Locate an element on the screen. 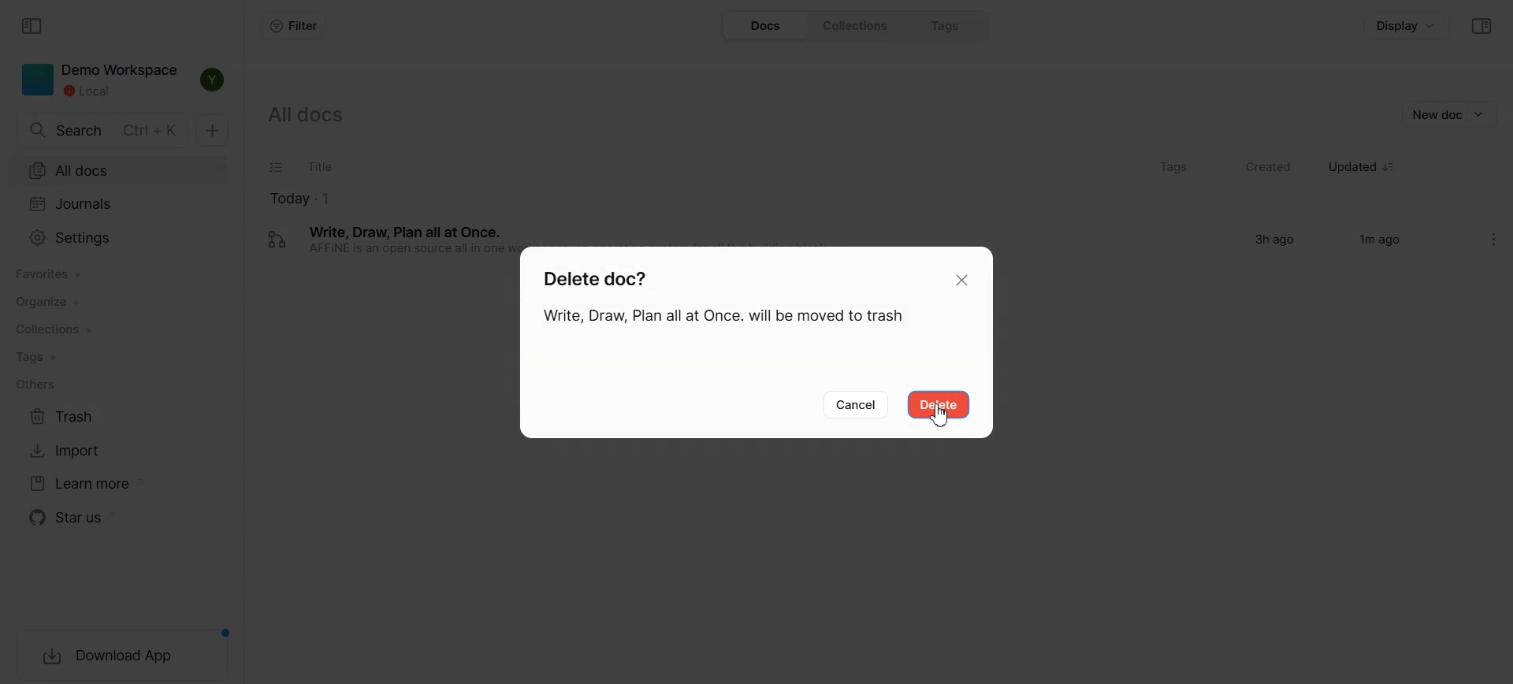 This screenshot has height=684, width=1513. Demo workspace is located at coordinates (100, 80).